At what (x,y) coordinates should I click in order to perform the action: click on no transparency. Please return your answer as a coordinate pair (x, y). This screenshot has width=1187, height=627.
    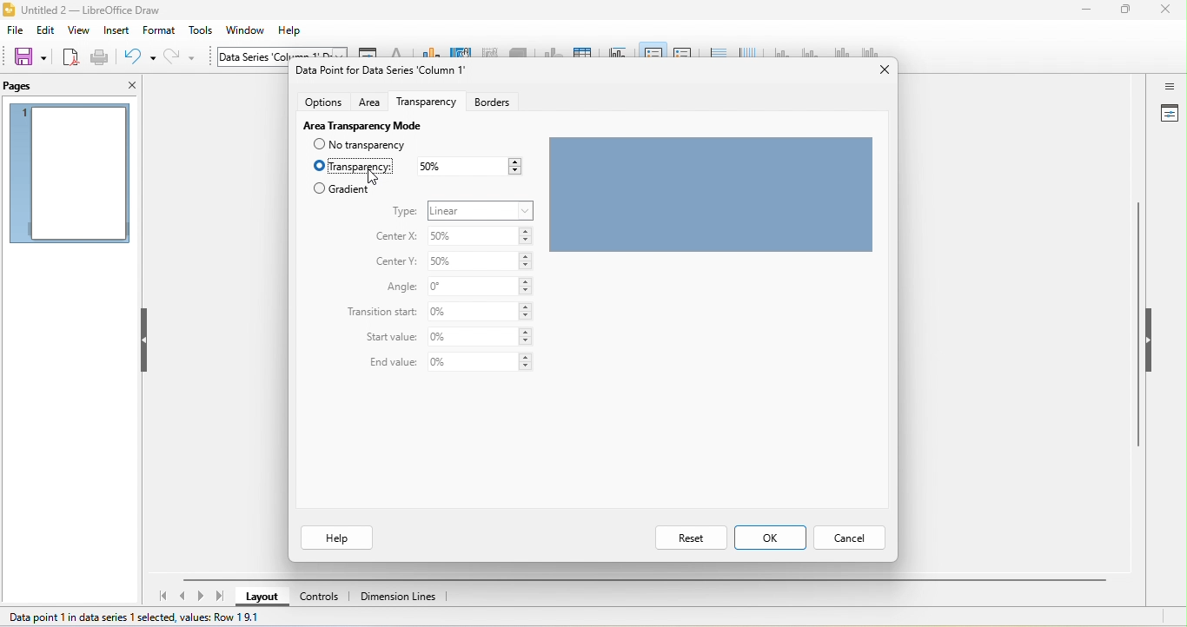
    Looking at the image, I should click on (370, 145).